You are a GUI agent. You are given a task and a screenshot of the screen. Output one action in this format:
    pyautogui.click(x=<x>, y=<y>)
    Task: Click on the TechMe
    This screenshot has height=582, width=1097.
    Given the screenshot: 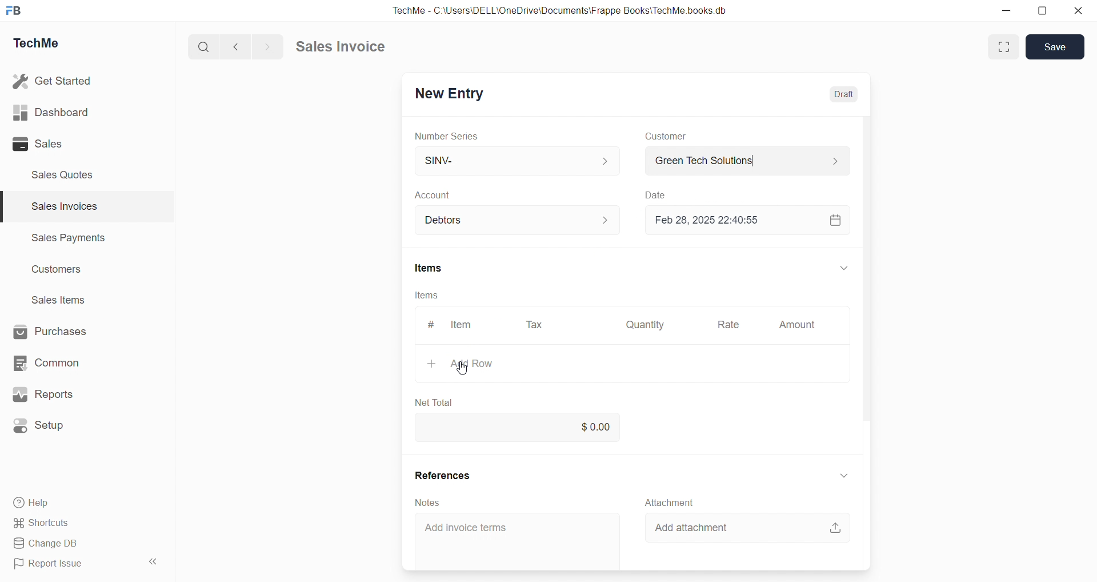 What is the action you would take?
    pyautogui.click(x=37, y=43)
    